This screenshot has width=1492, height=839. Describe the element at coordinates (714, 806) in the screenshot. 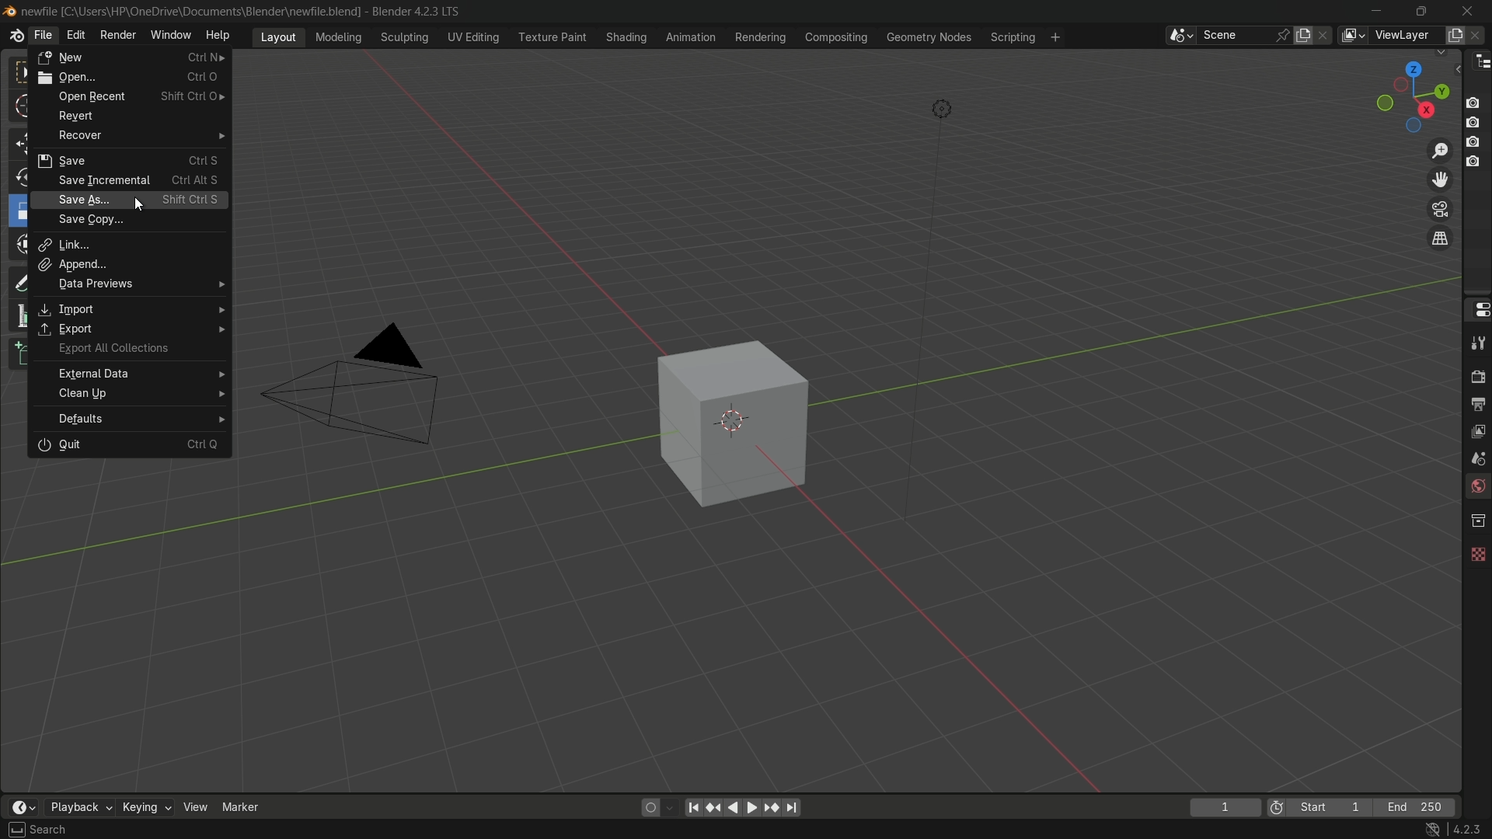

I see `jump to keyframe` at that location.